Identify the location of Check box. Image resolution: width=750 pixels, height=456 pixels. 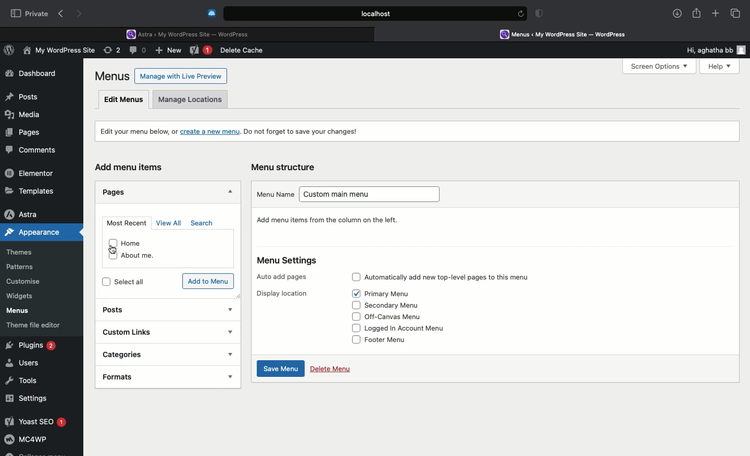
(353, 316).